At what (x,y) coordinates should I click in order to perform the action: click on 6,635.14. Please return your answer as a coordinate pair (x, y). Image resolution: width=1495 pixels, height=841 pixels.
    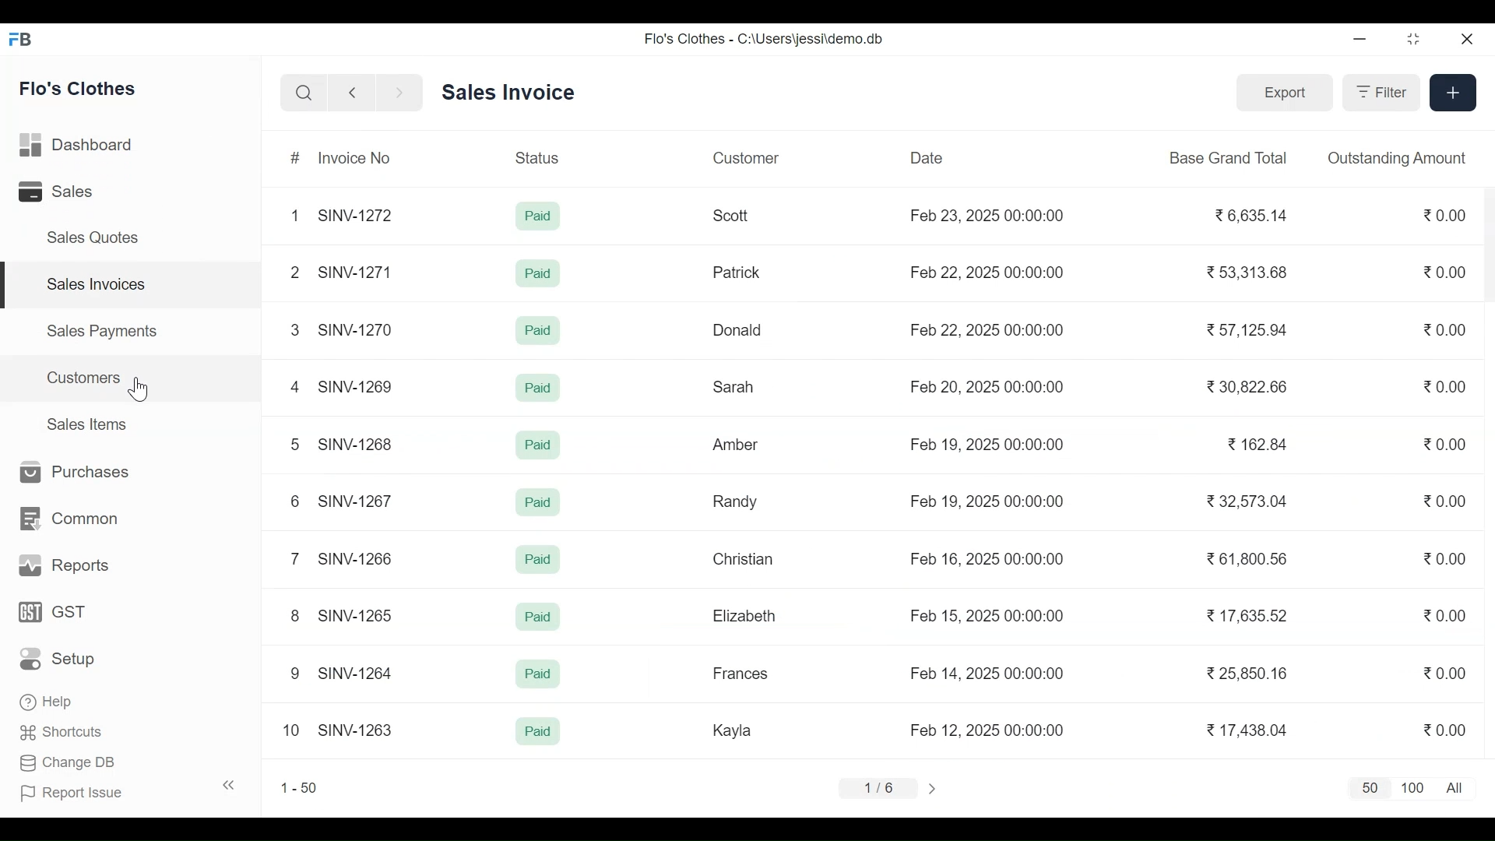
    Looking at the image, I should click on (1254, 214).